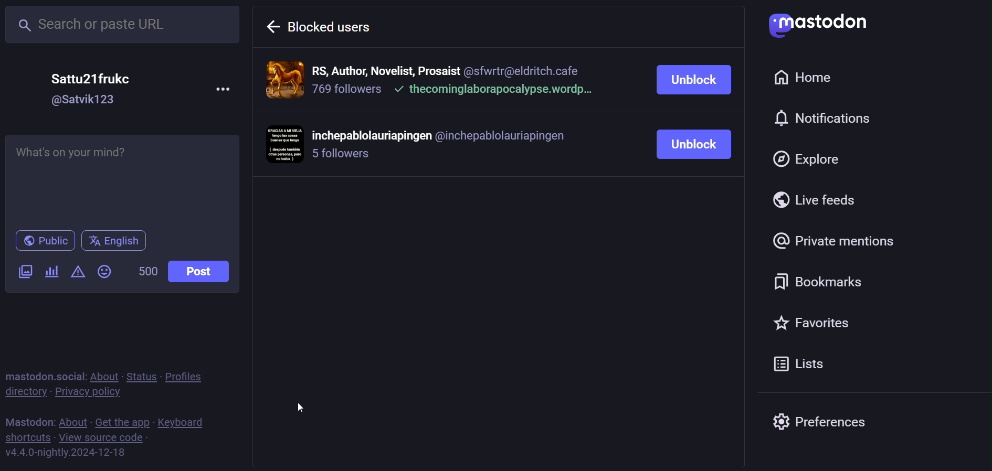 The width and height of the screenshot is (992, 471). I want to click on status, so click(144, 371).